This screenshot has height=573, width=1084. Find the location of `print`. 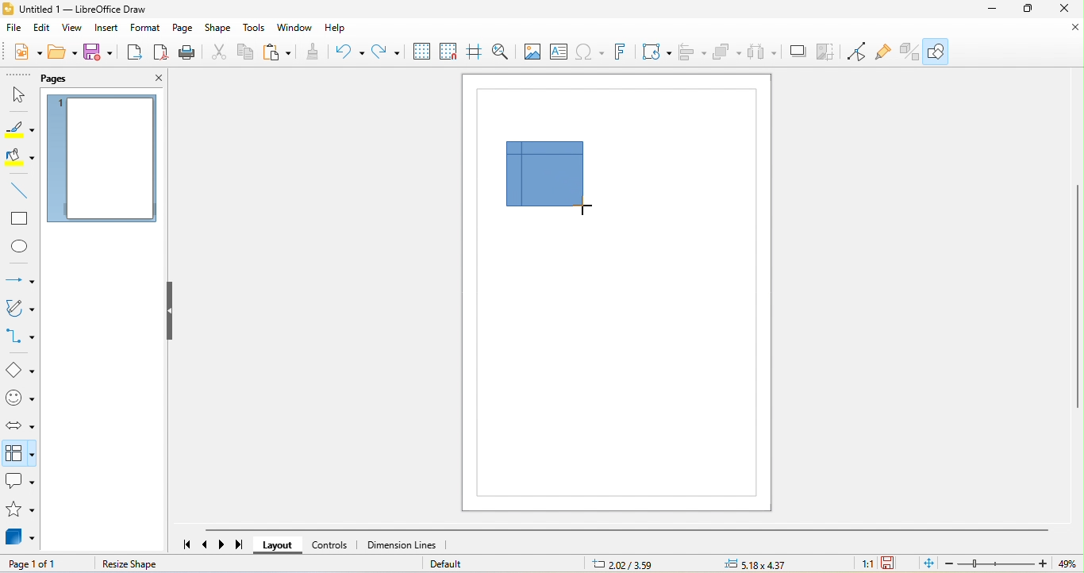

print is located at coordinates (190, 54).